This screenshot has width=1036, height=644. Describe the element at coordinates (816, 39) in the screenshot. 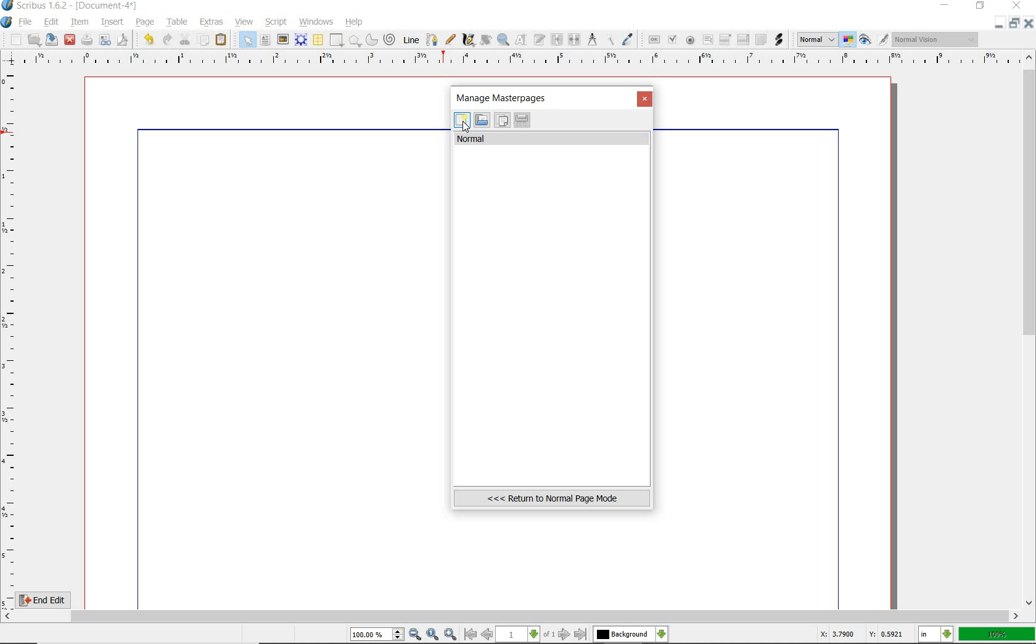

I see `Normal` at that location.